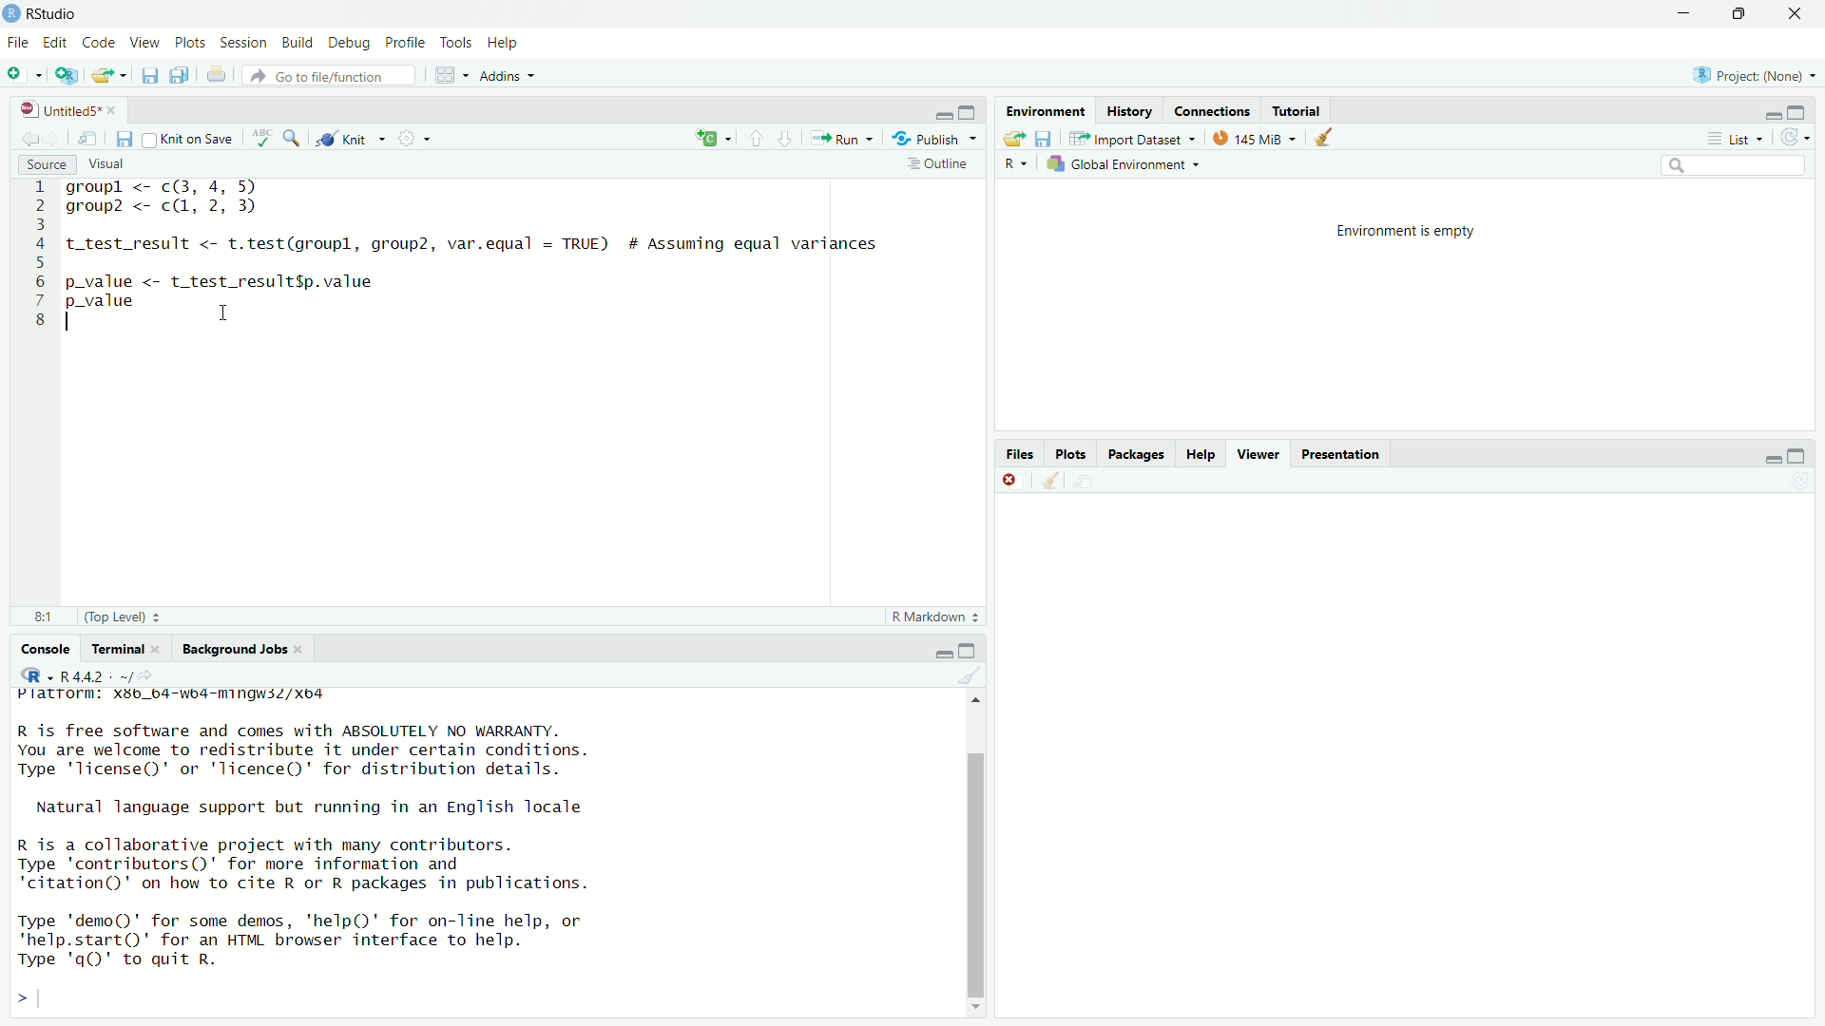  I want to click on Code, so click(99, 40).